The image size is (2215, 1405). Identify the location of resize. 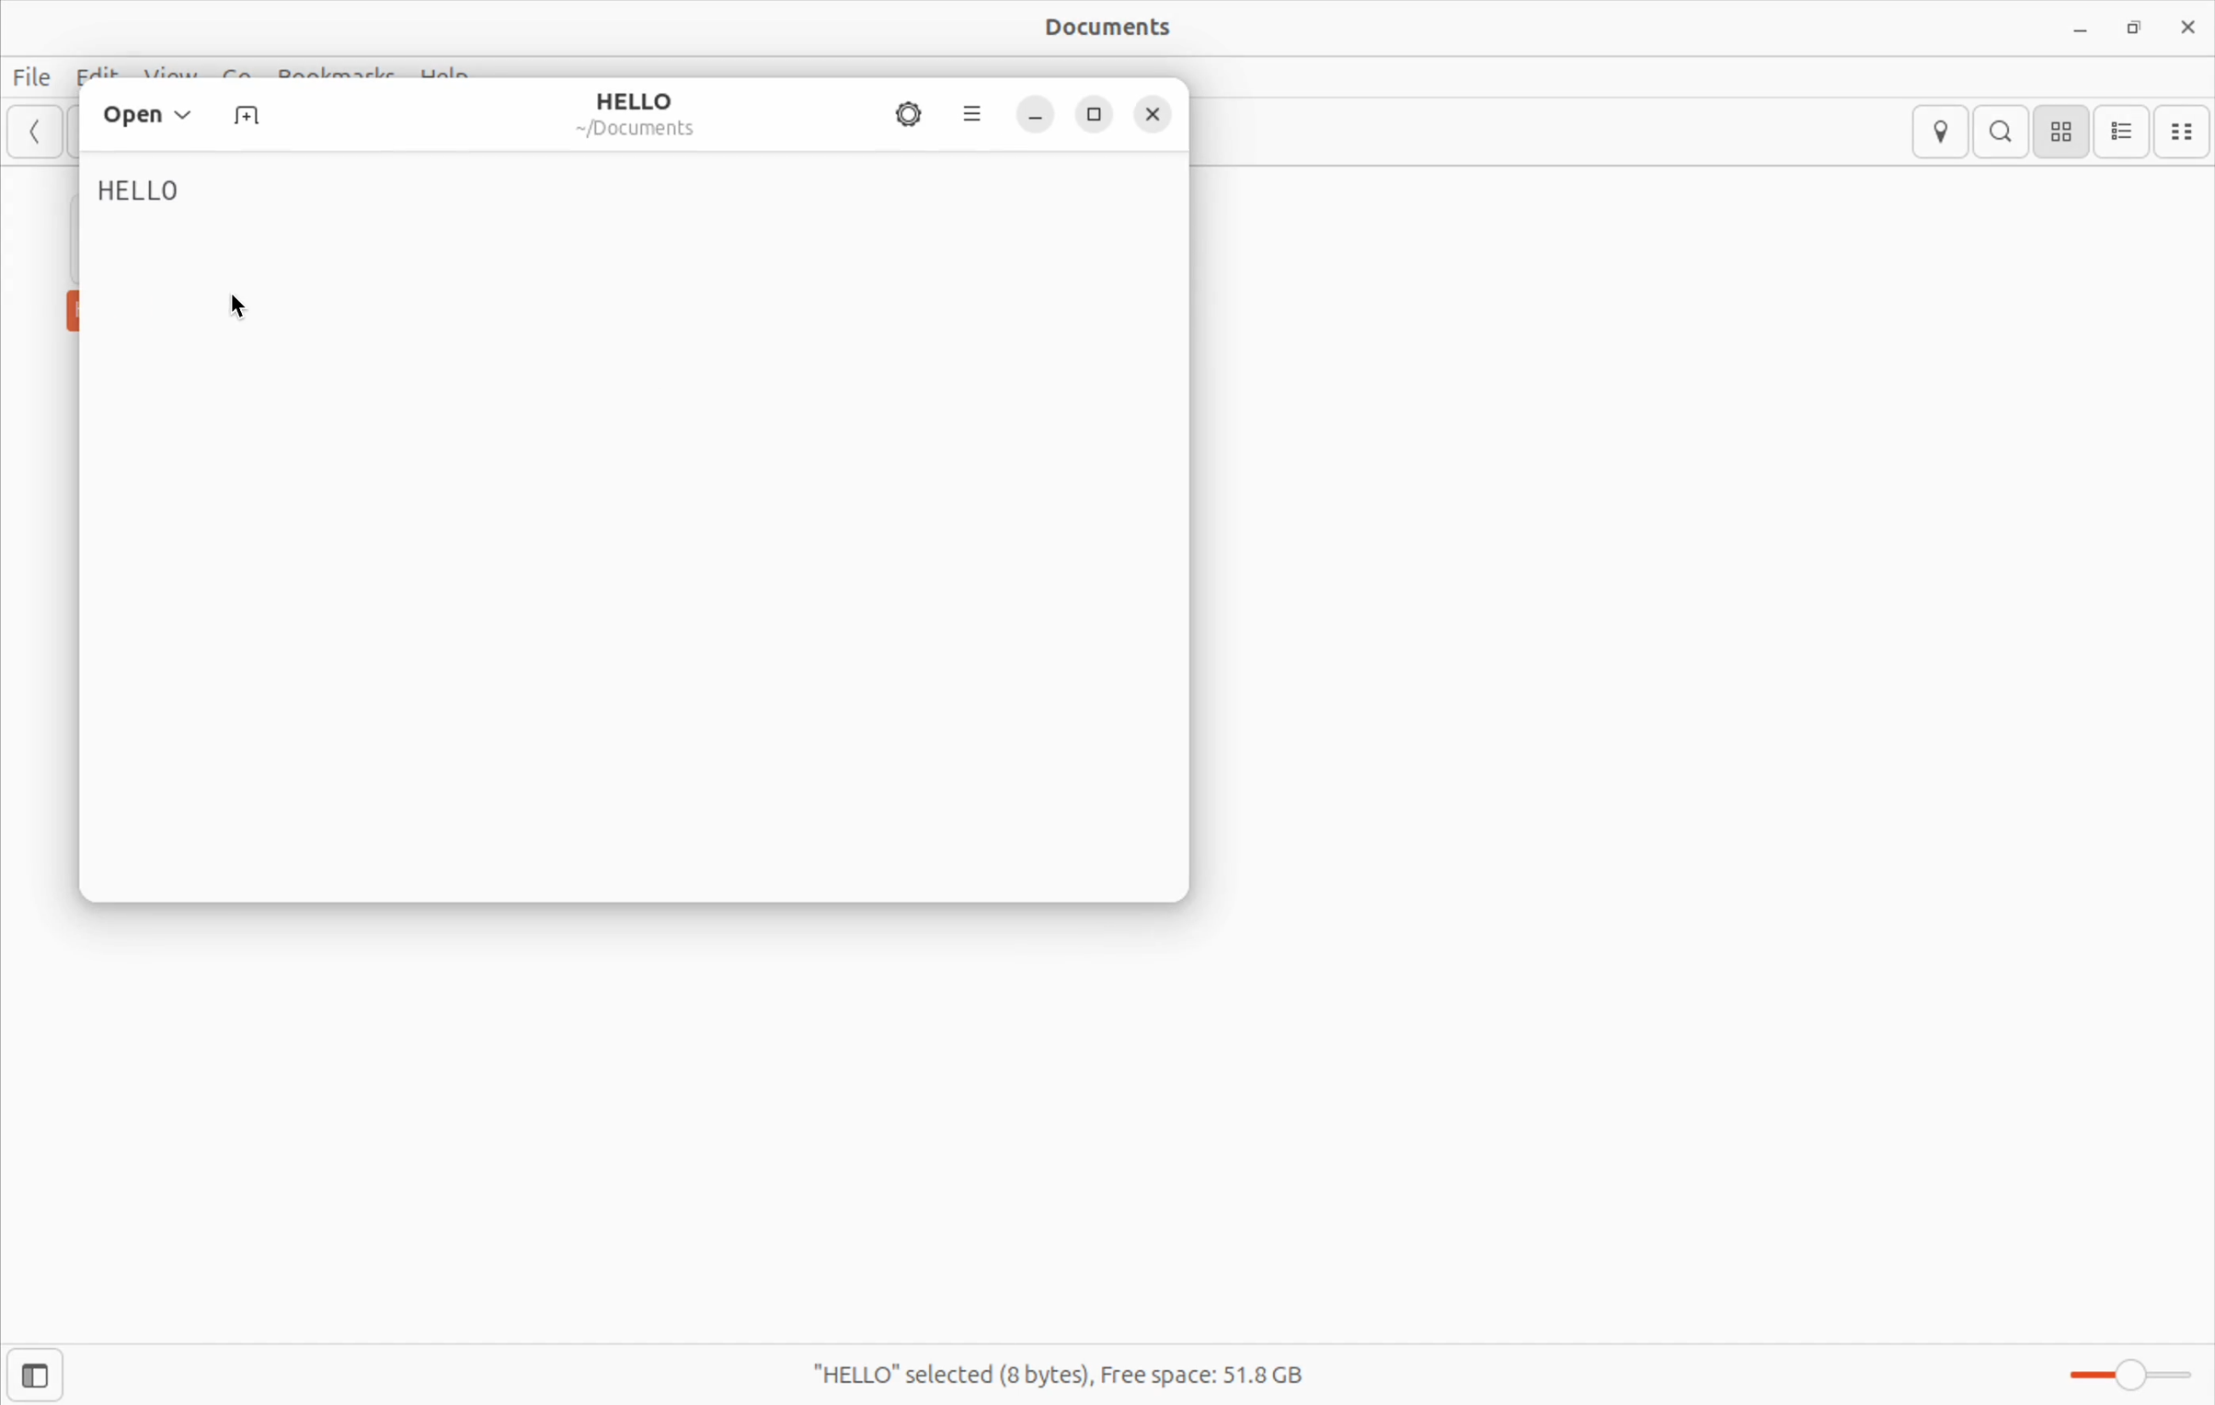
(2132, 27).